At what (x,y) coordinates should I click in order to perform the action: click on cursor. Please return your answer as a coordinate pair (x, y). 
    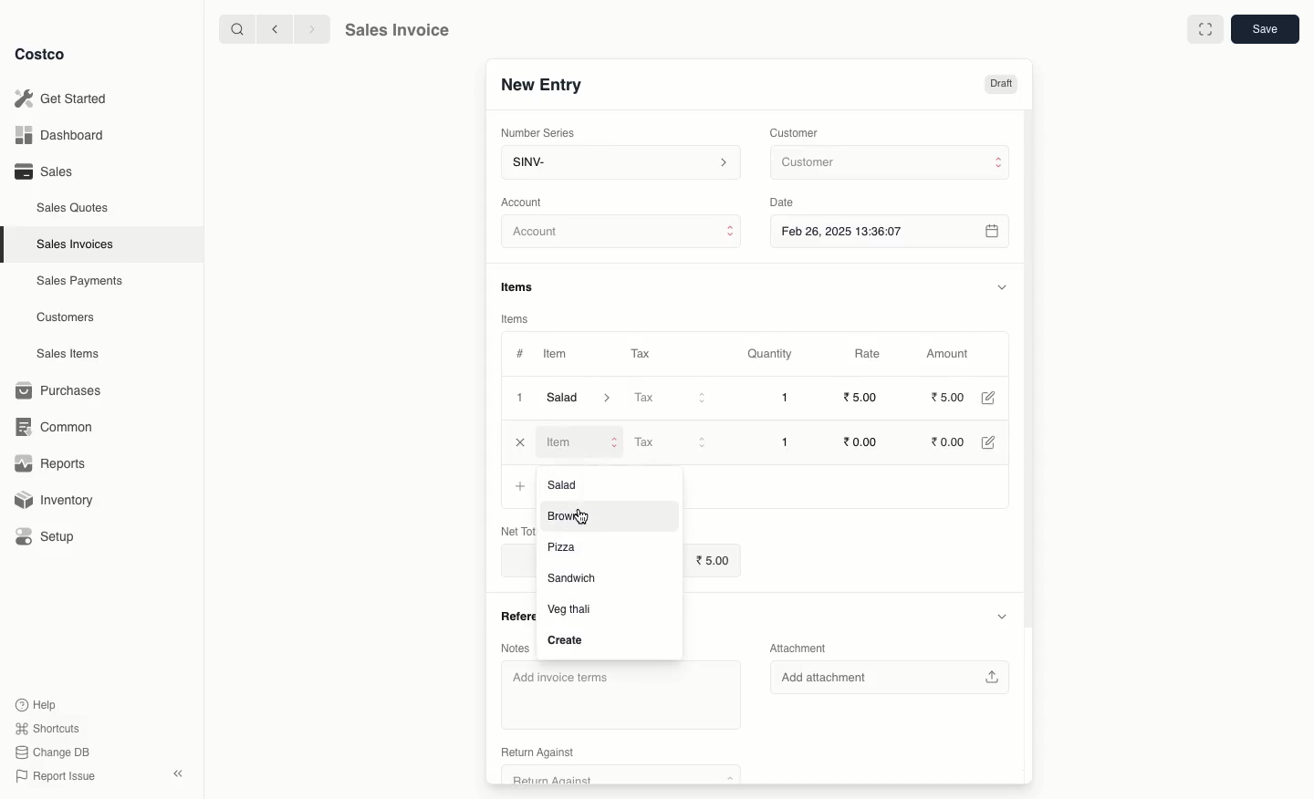
    Looking at the image, I should click on (584, 516).